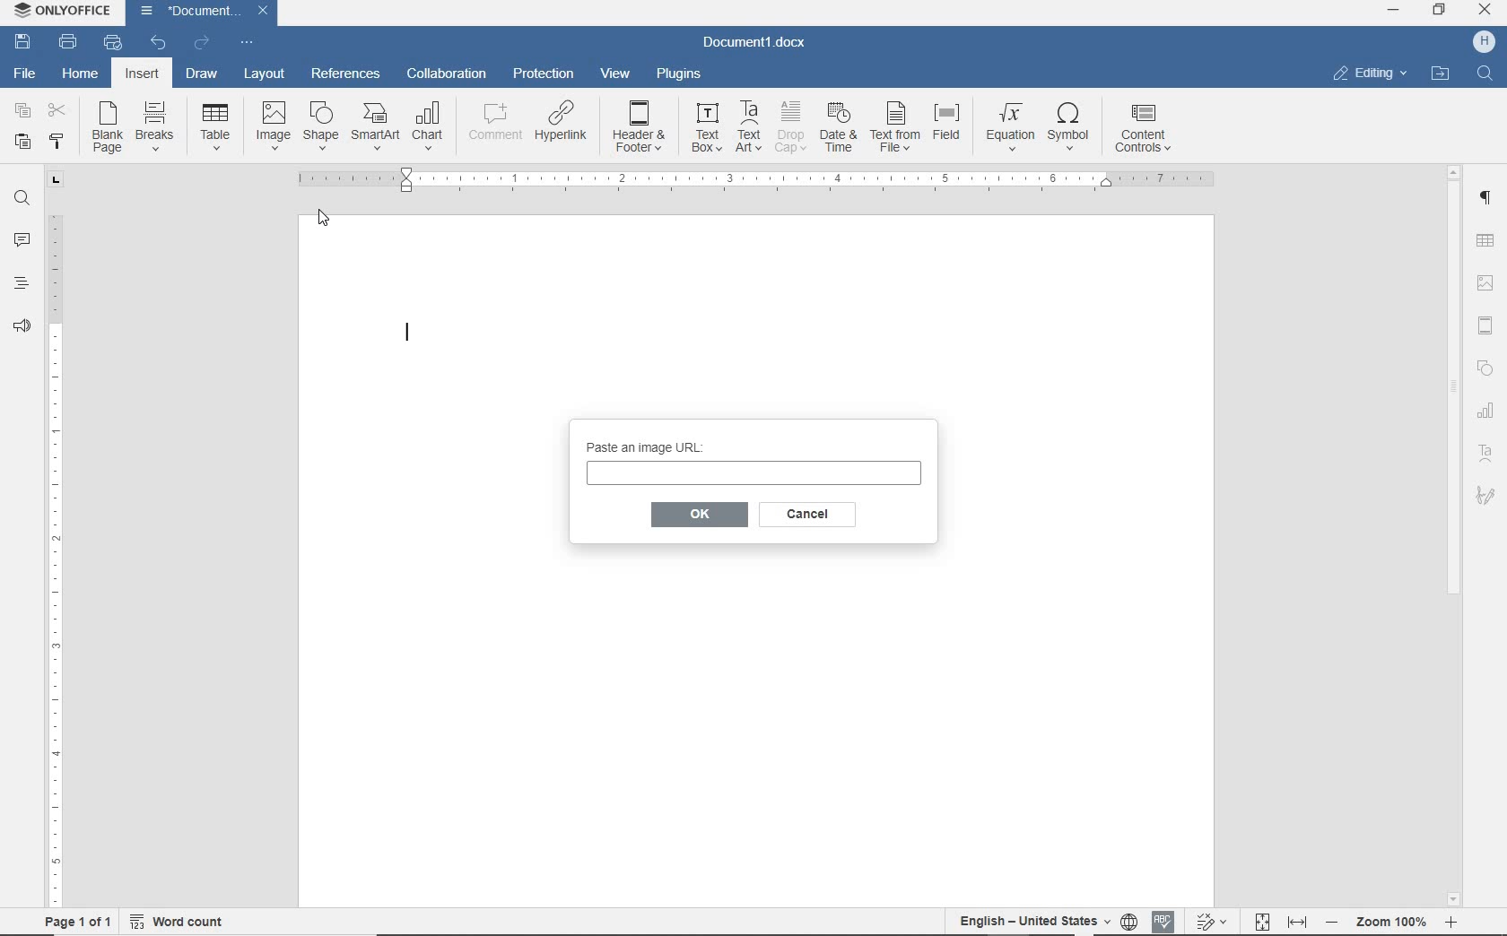 The image size is (1507, 936). I want to click on fit to width, so click(1297, 923).